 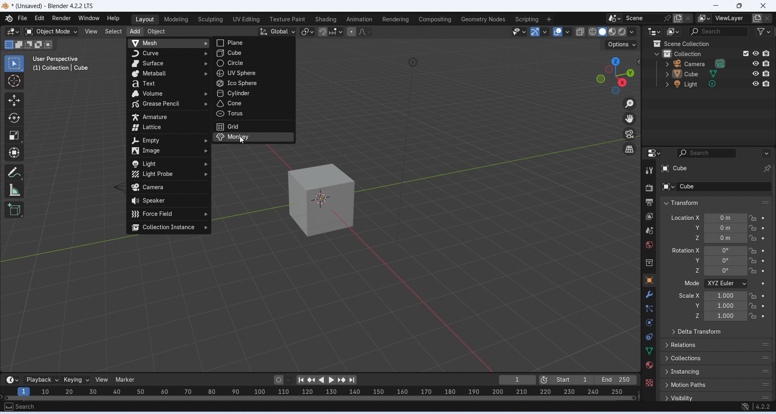 What do you see at coordinates (254, 43) in the screenshot?
I see `plane` at bounding box center [254, 43].